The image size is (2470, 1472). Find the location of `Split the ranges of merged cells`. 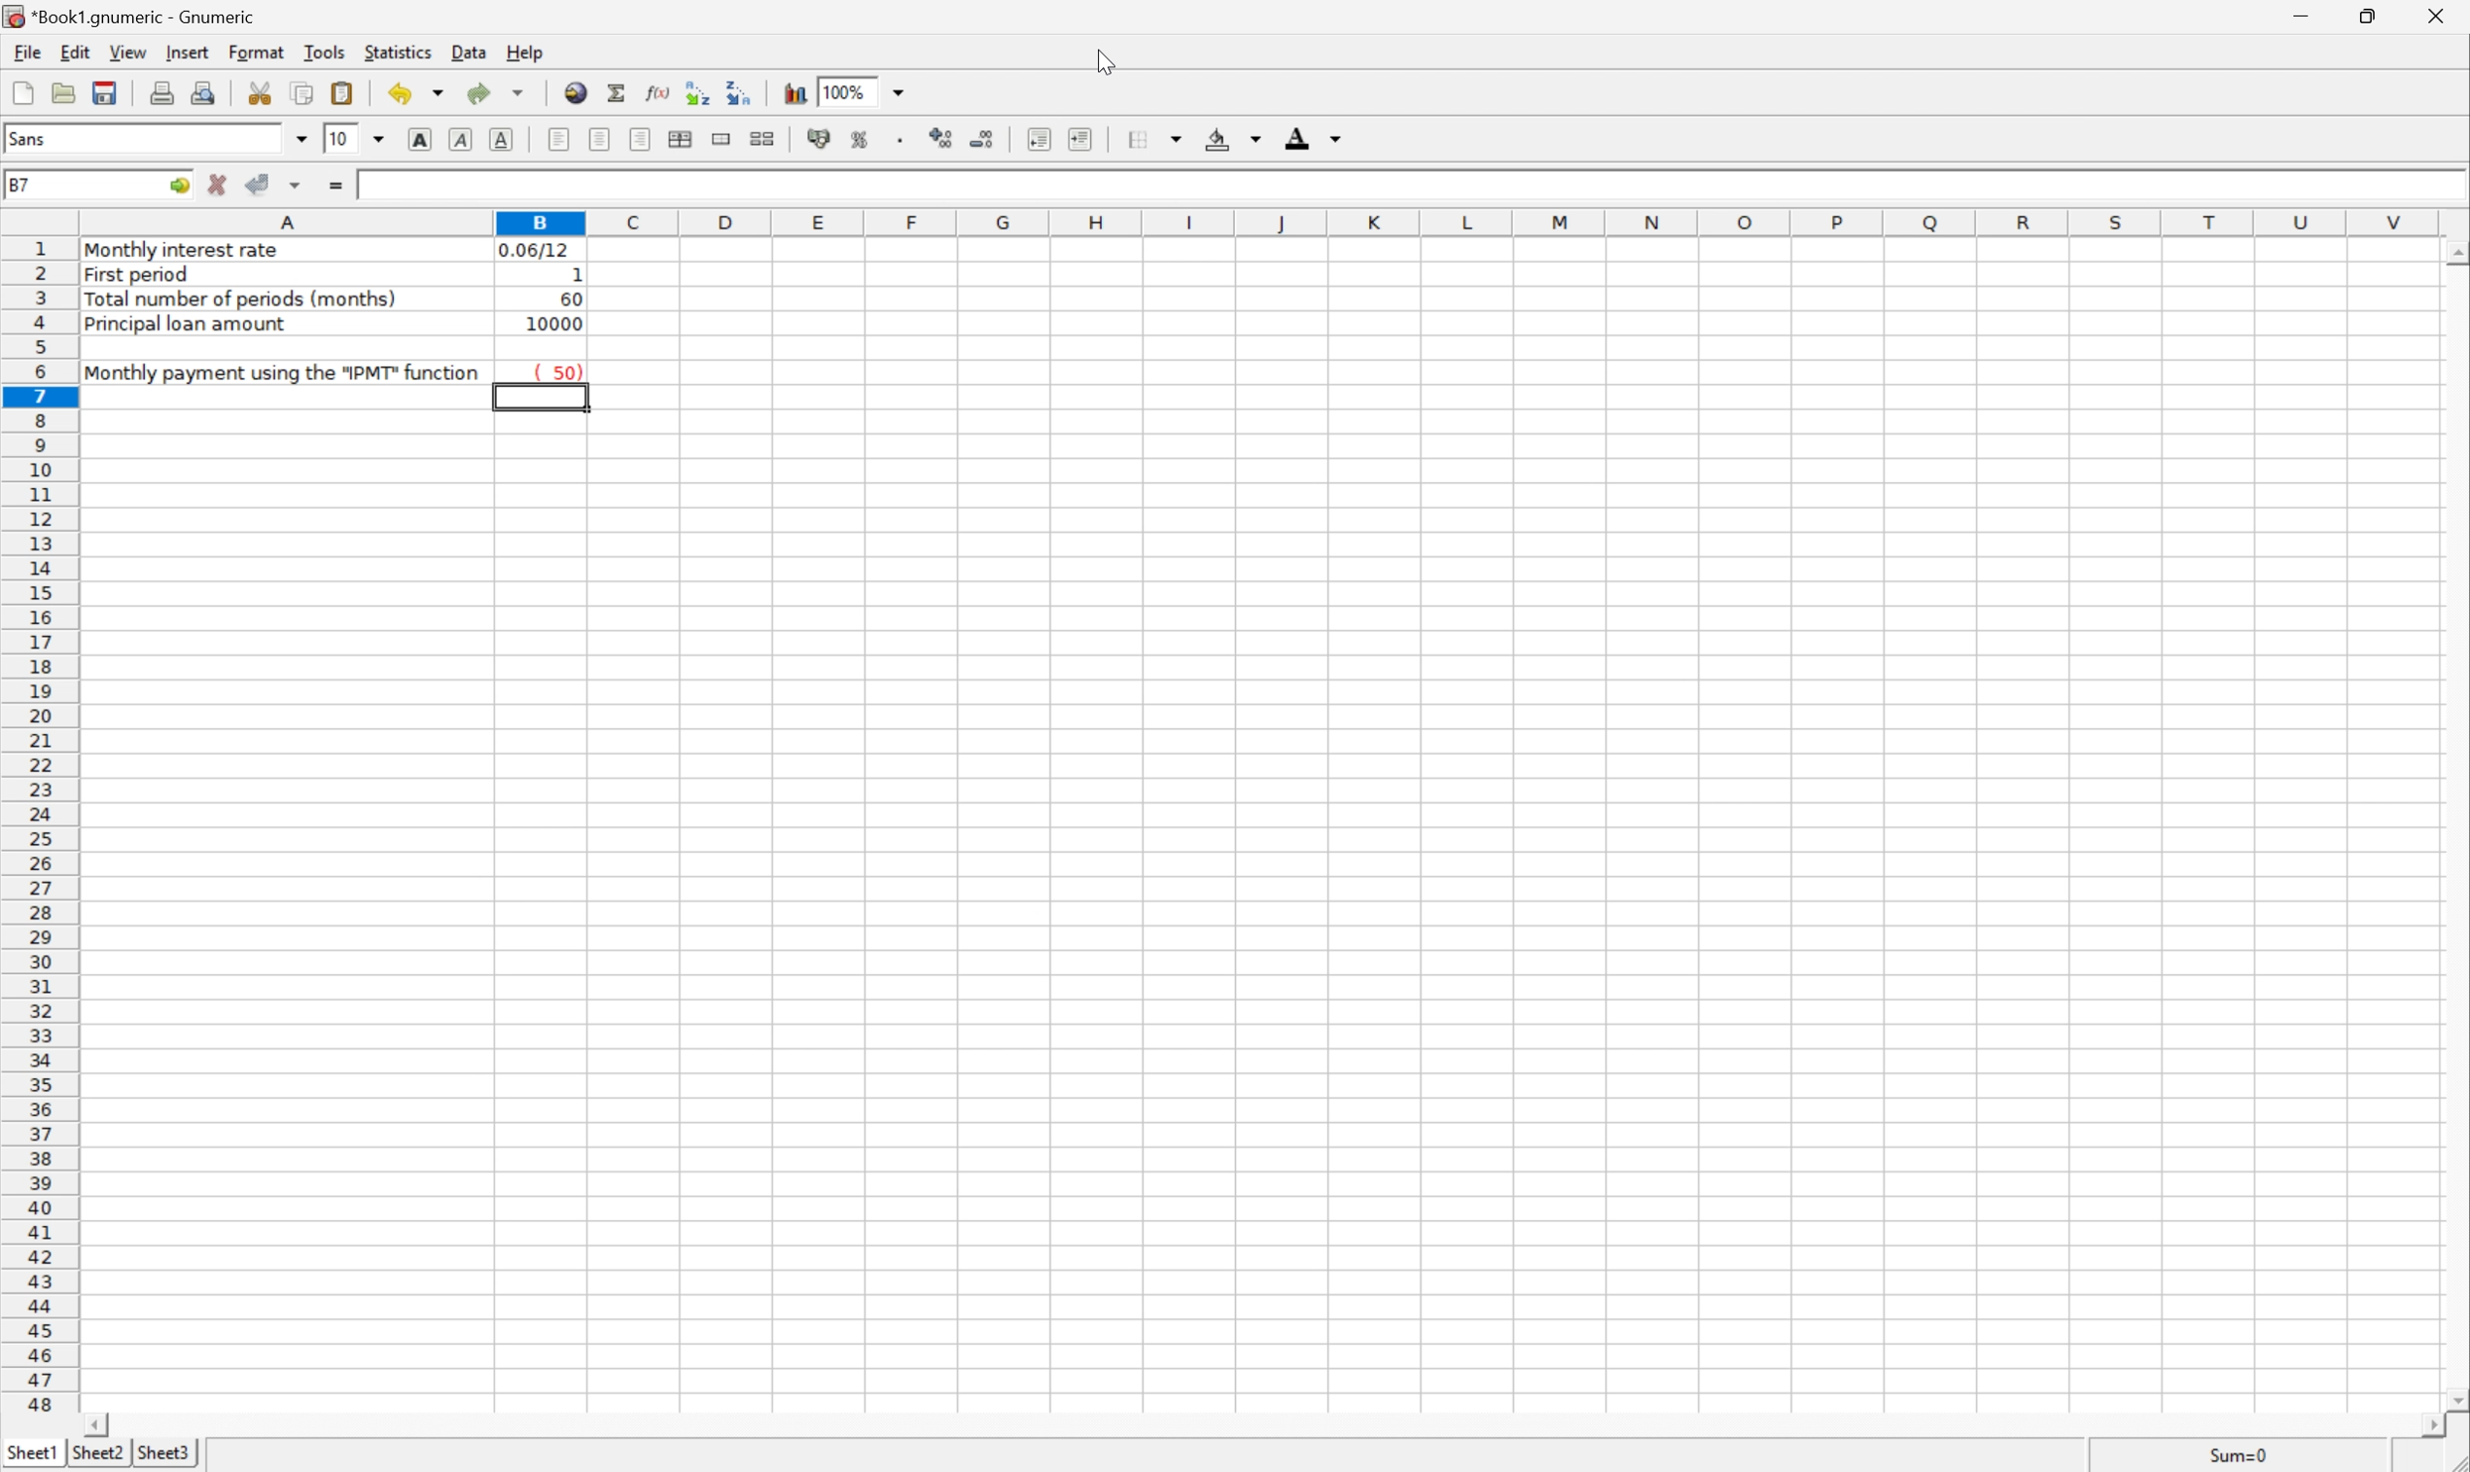

Split the ranges of merged cells is located at coordinates (766, 140).